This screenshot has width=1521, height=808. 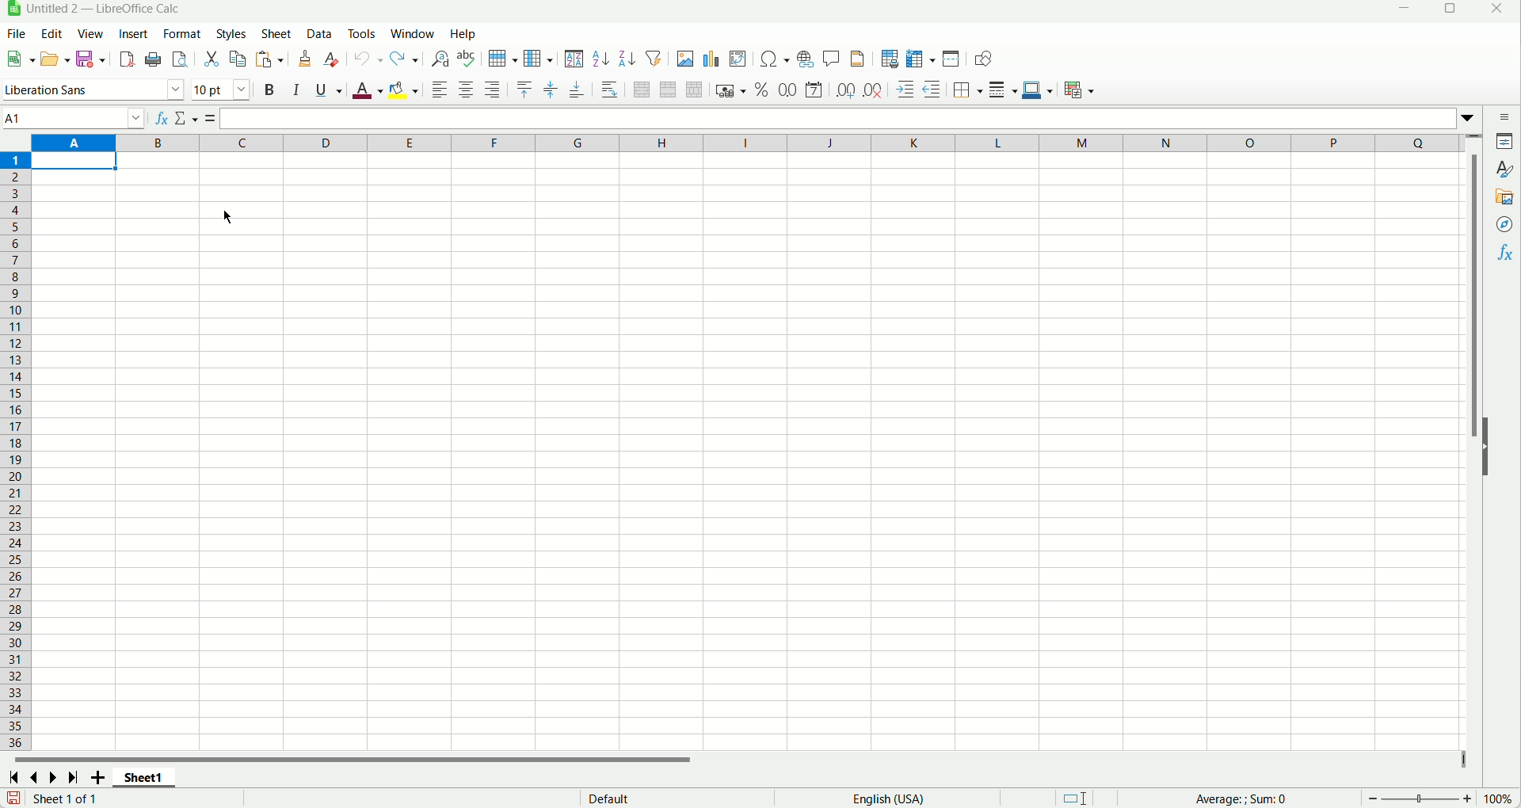 What do you see at coordinates (711, 59) in the screenshot?
I see `Insert chart` at bounding box center [711, 59].